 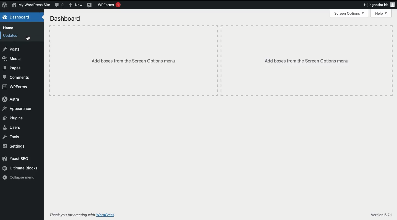 I want to click on Ultimate blocks, so click(x=21, y=168).